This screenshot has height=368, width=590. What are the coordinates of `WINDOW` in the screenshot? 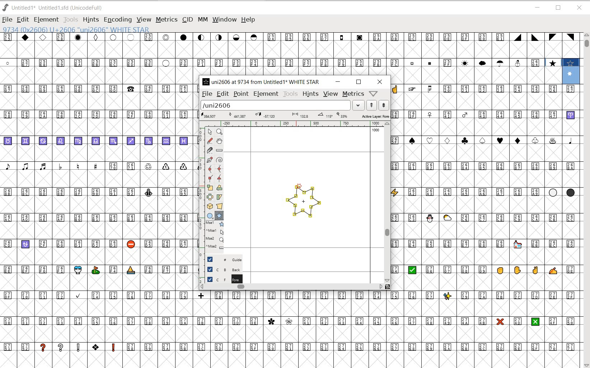 It's located at (224, 19).